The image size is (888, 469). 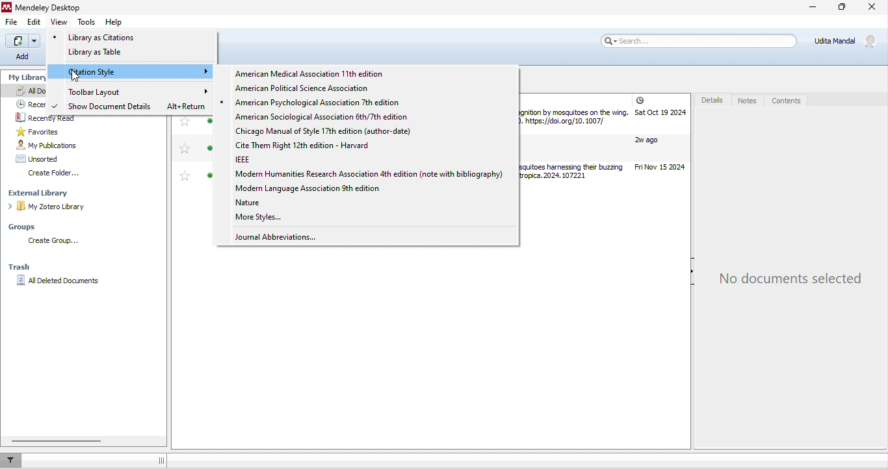 What do you see at coordinates (748, 101) in the screenshot?
I see `notes` at bounding box center [748, 101].